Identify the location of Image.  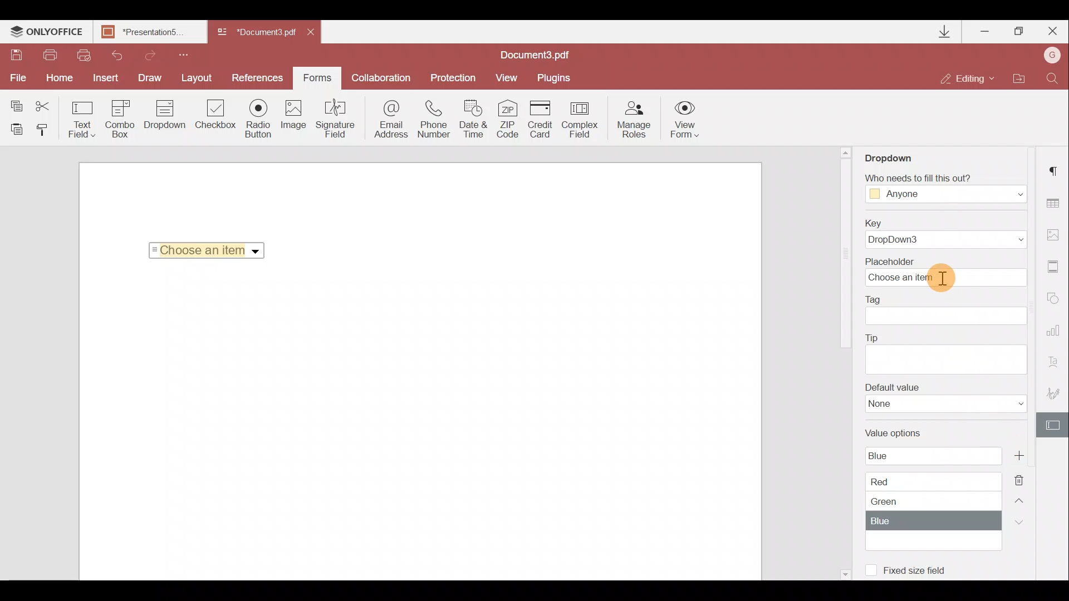
(296, 118).